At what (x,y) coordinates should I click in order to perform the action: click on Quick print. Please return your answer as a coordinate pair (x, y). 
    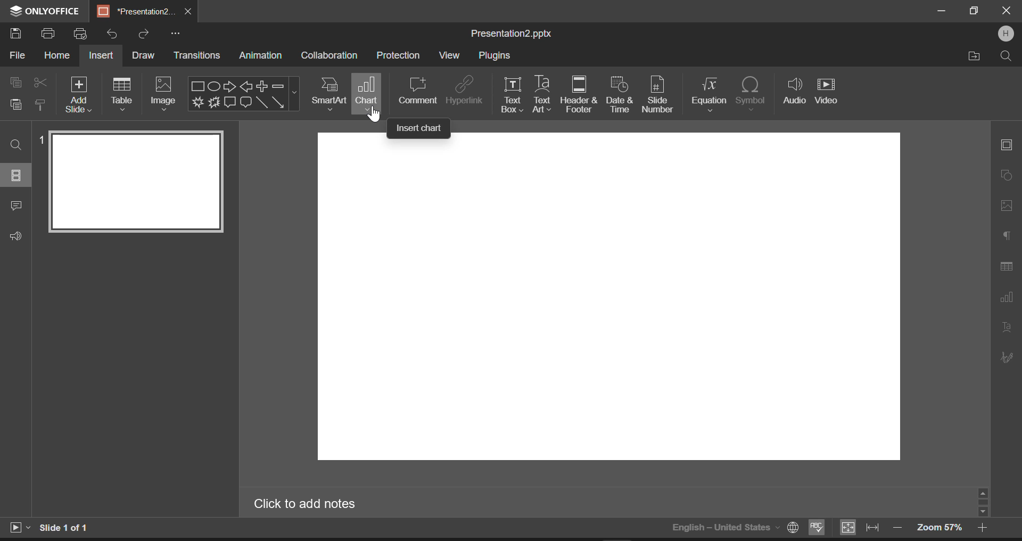
    Looking at the image, I should click on (81, 35).